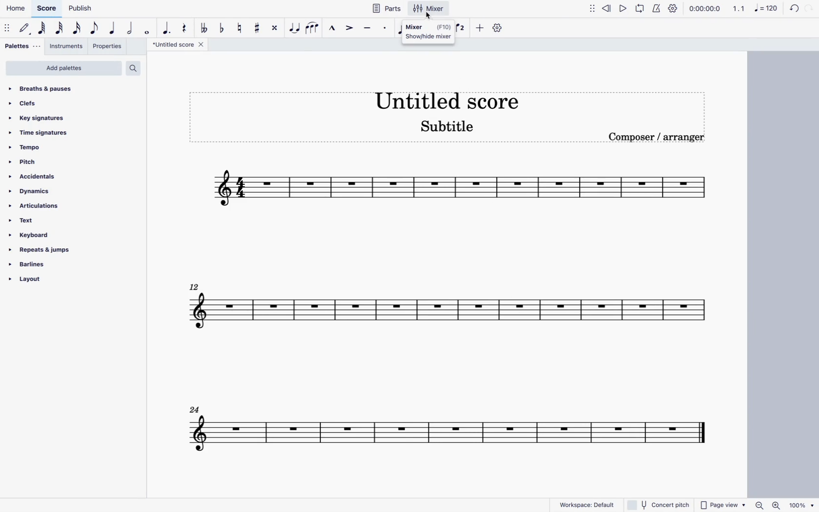 The image size is (819, 512). What do you see at coordinates (45, 161) in the screenshot?
I see `pitch` at bounding box center [45, 161].